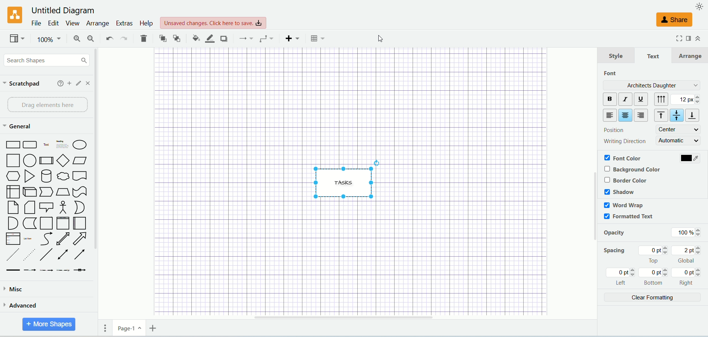  I want to click on drag elements here, so click(45, 105).